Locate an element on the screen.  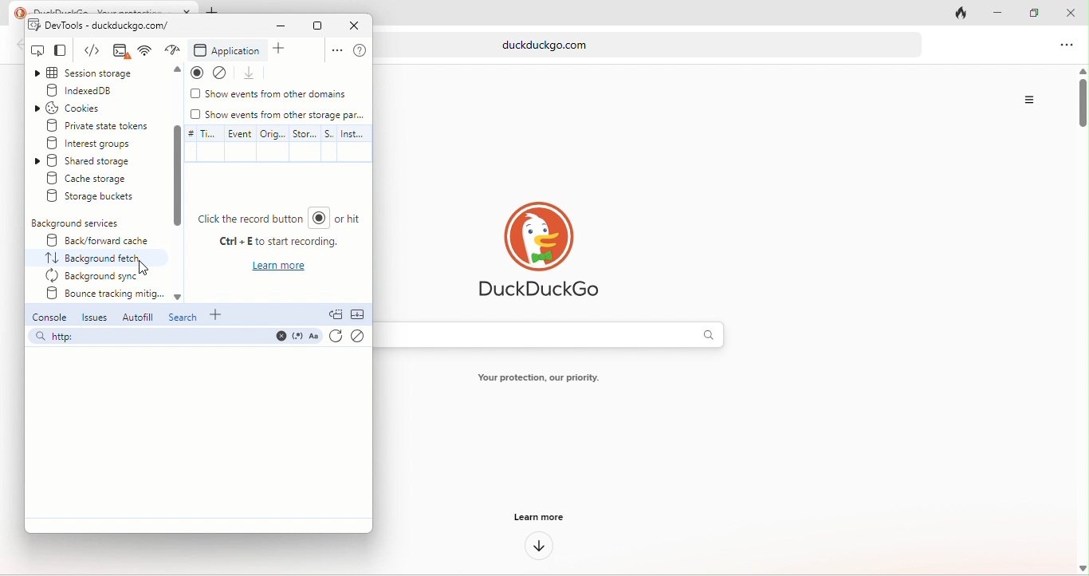
storage key is located at coordinates (305, 143).